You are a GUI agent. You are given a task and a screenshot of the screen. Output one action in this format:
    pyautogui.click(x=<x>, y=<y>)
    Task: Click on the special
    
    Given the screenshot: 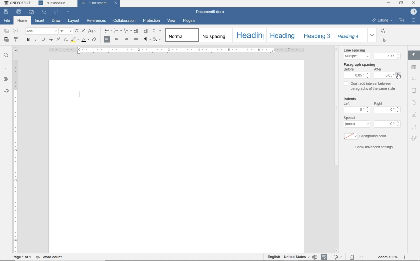 What is the action you would take?
    pyautogui.click(x=349, y=118)
    